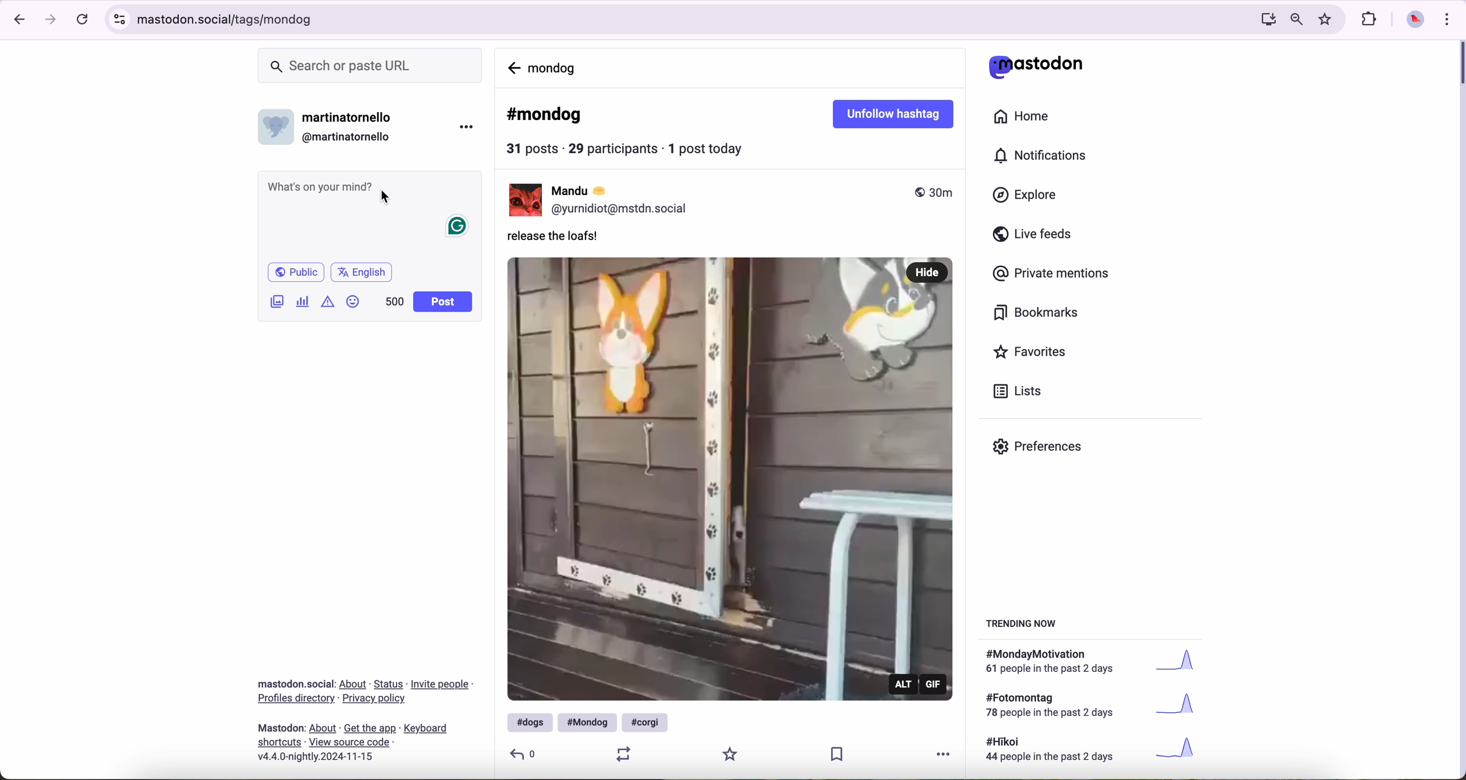 The width and height of the screenshot is (1466, 780). Describe the element at coordinates (1039, 448) in the screenshot. I see `preferences` at that location.